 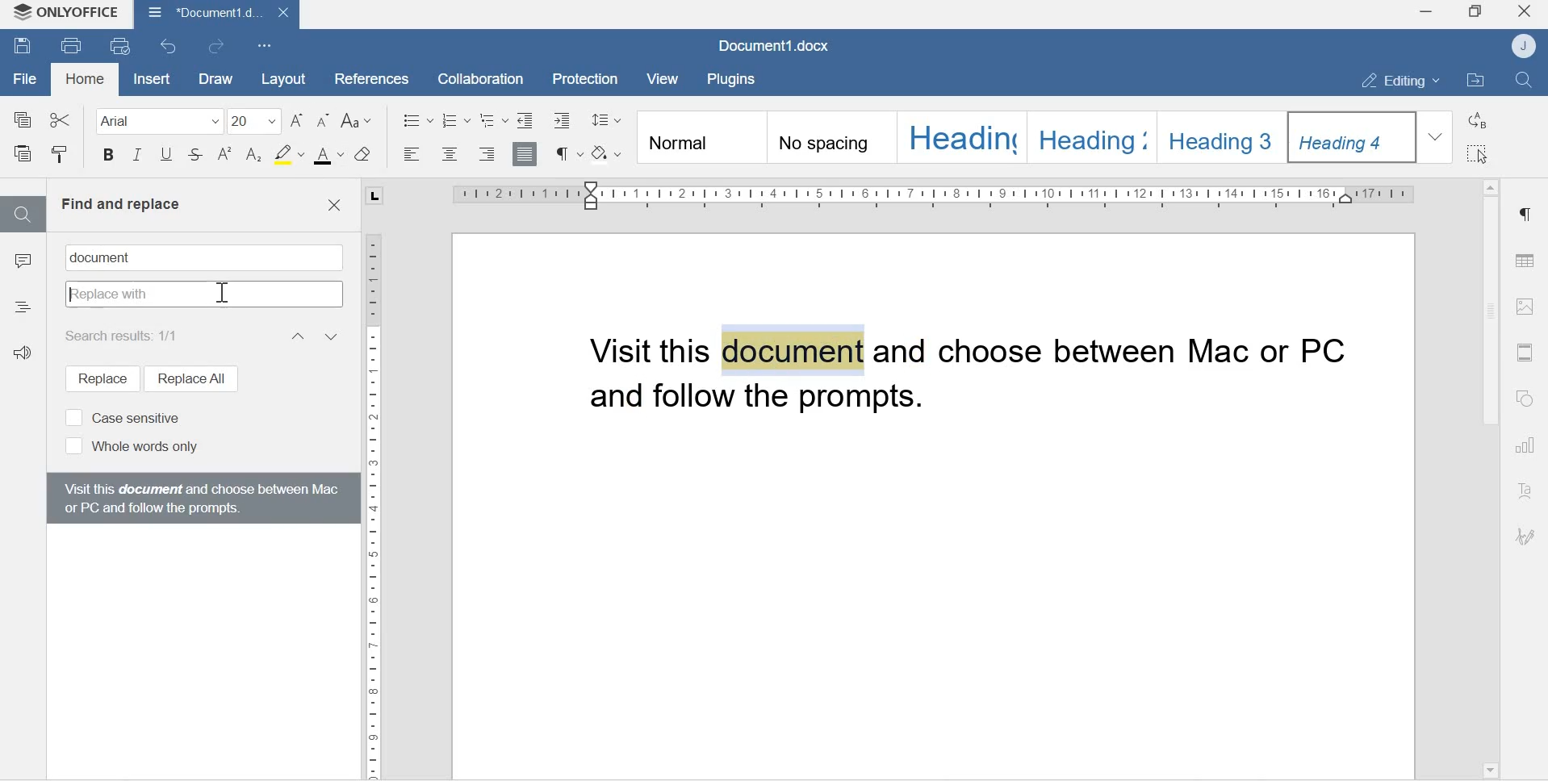 I want to click on Account, so click(x=1526, y=46).